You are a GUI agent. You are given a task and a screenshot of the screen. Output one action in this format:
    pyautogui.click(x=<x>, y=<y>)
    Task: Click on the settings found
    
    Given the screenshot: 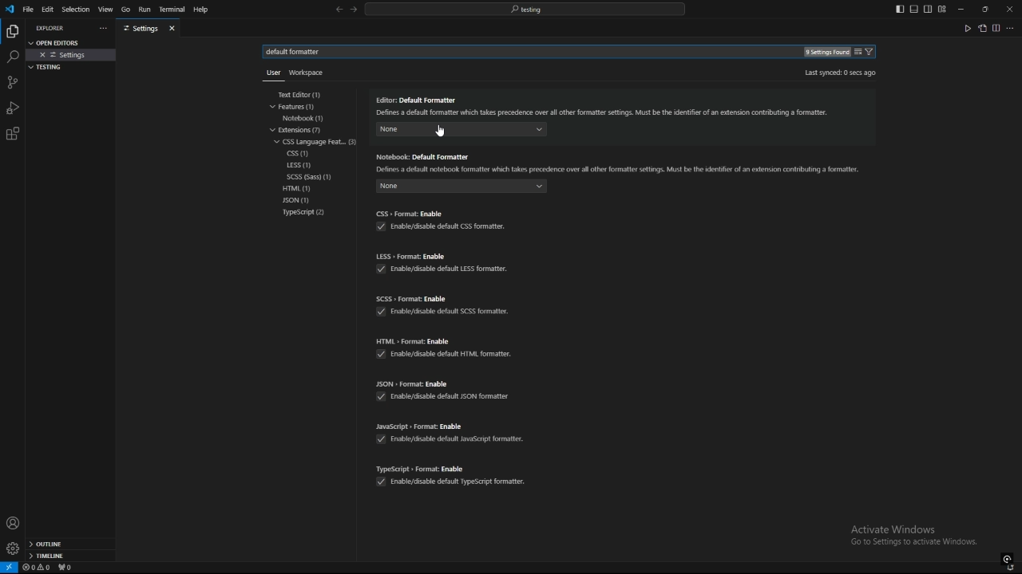 What is the action you would take?
    pyautogui.click(x=826, y=53)
    